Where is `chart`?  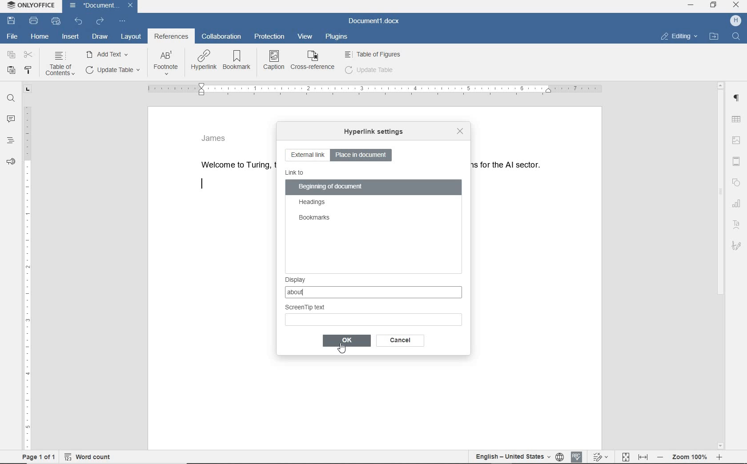 chart is located at coordinates (737, 205).